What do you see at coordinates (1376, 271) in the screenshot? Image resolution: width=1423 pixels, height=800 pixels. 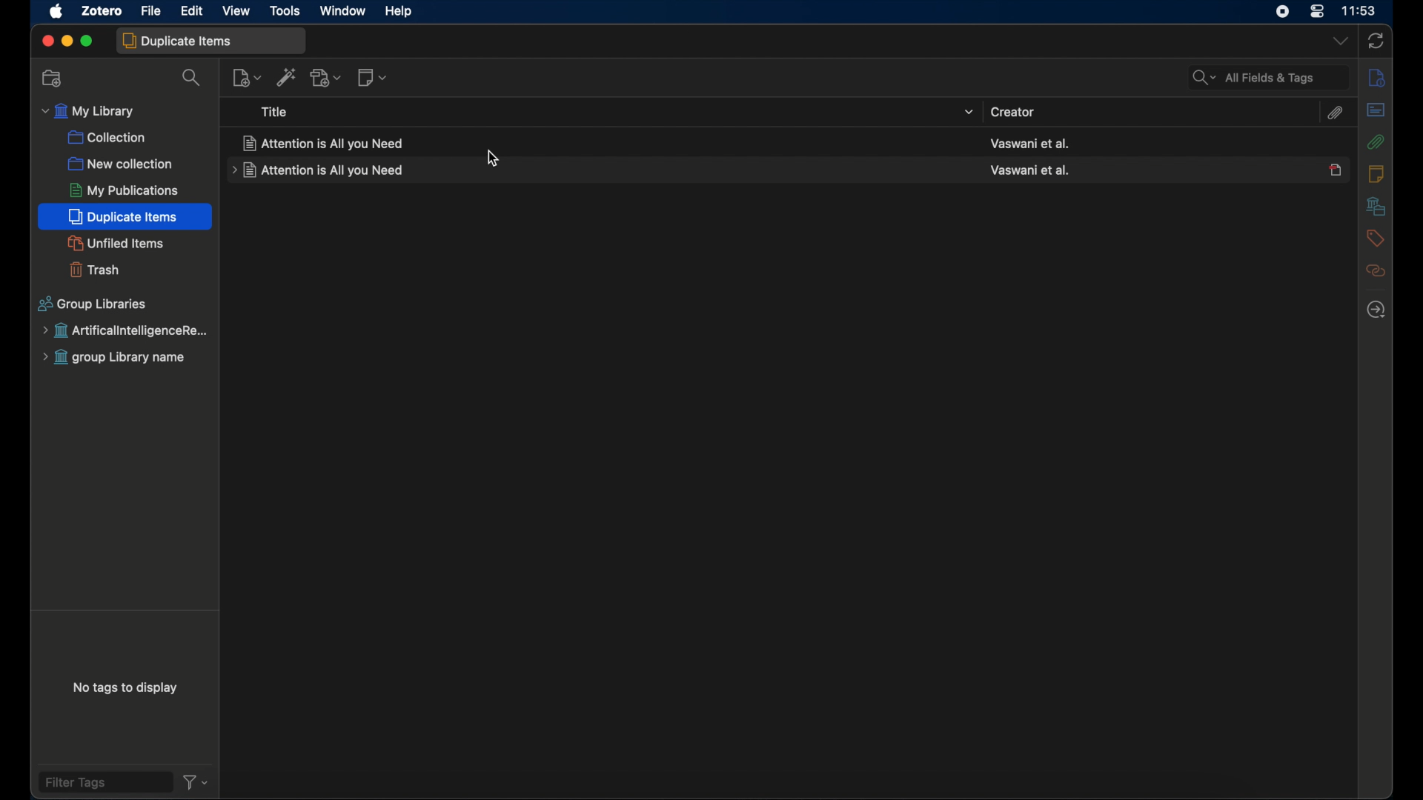 I see `related` at bounding box center [1376, 271].